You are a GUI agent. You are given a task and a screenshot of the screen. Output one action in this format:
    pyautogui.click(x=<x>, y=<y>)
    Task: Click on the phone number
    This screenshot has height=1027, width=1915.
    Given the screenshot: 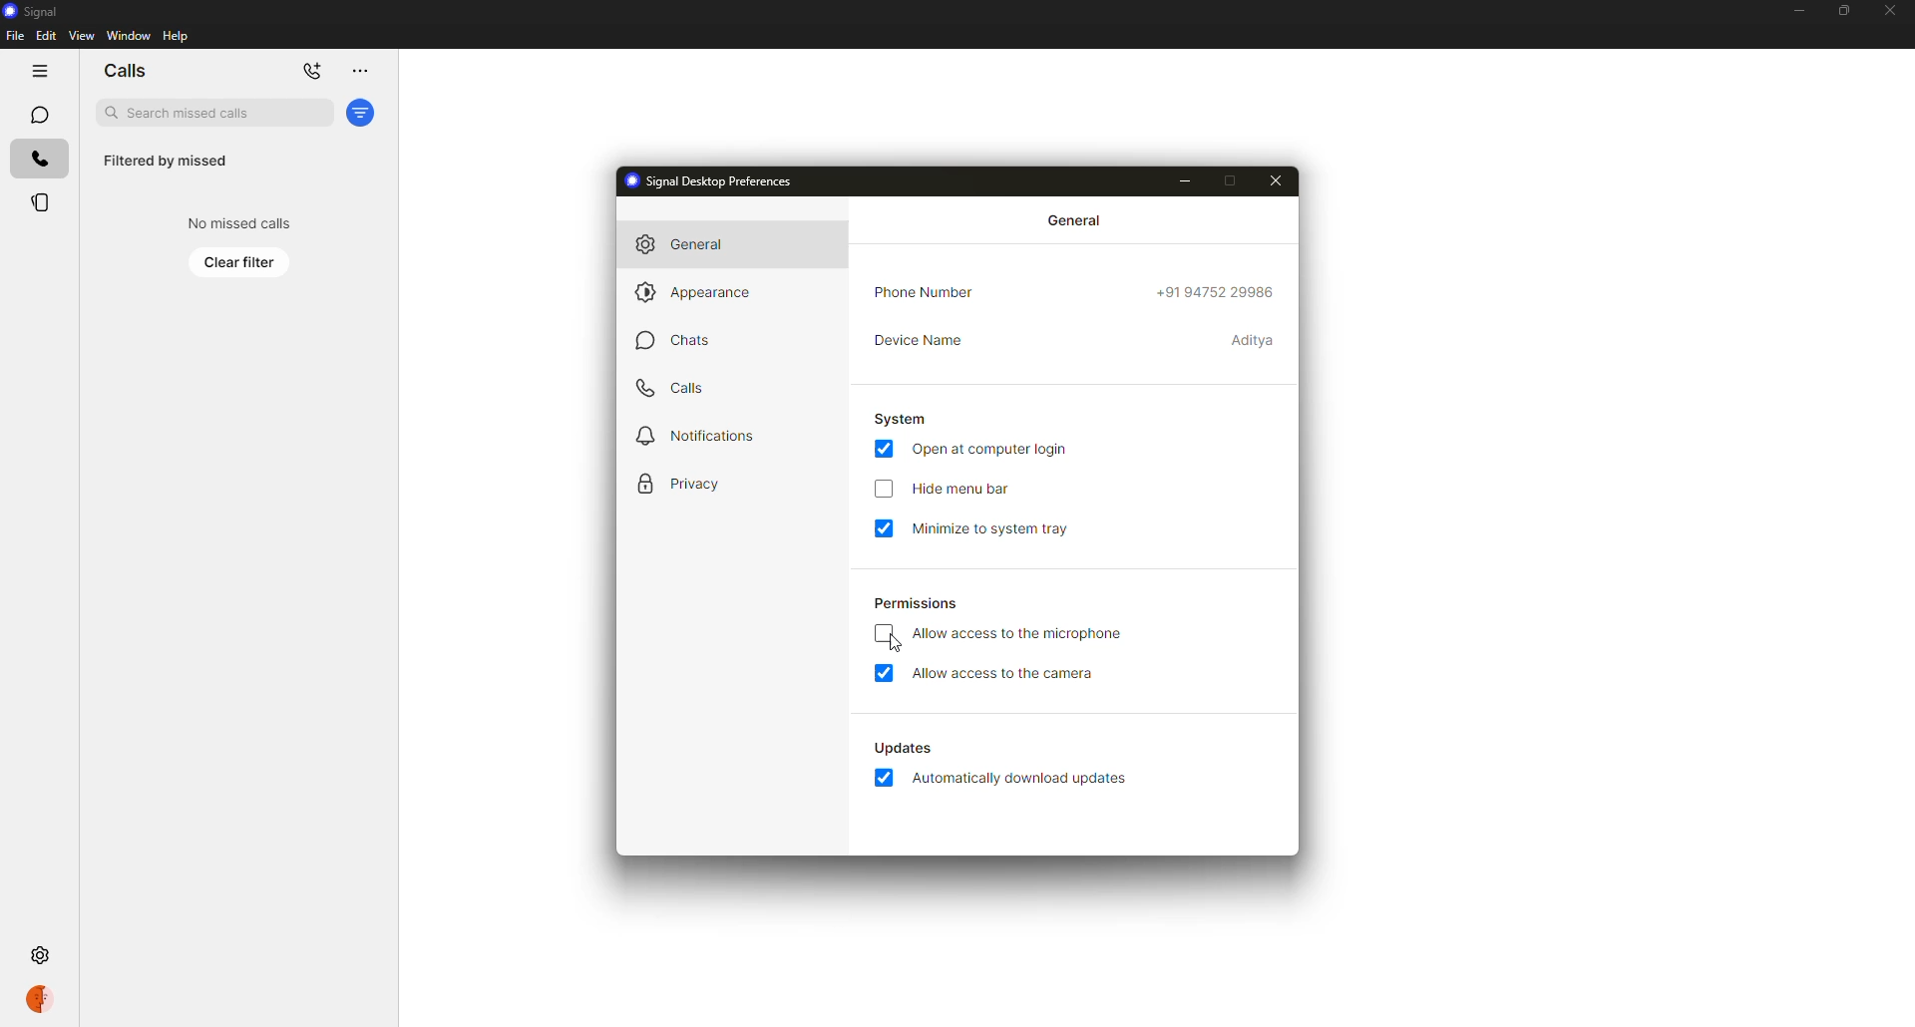 What is the action you would take?
    pyautogui.click(x=1217, y=295)
    